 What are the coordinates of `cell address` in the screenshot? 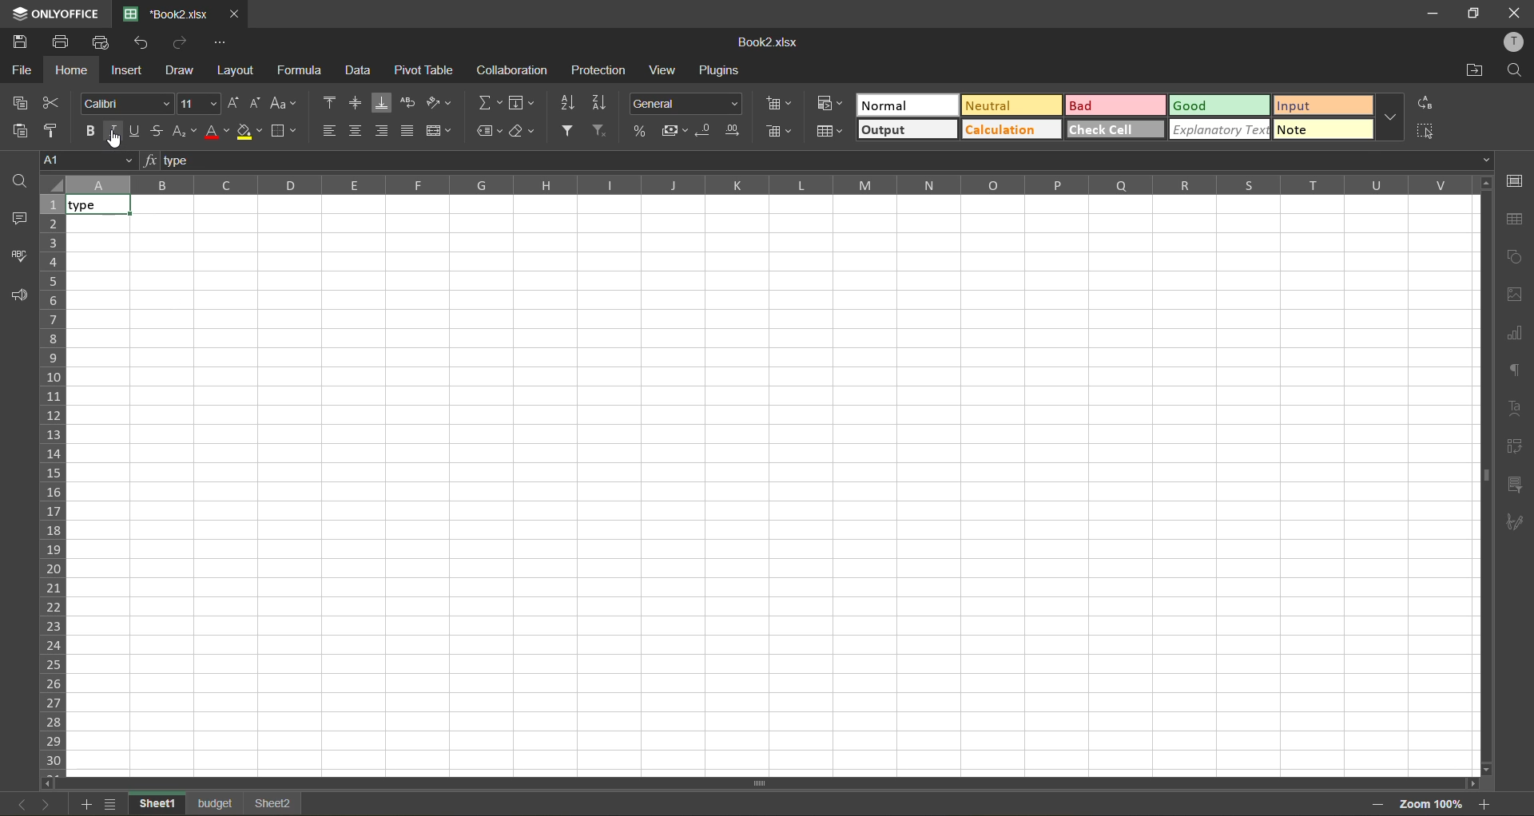 It's located at (80, 160).